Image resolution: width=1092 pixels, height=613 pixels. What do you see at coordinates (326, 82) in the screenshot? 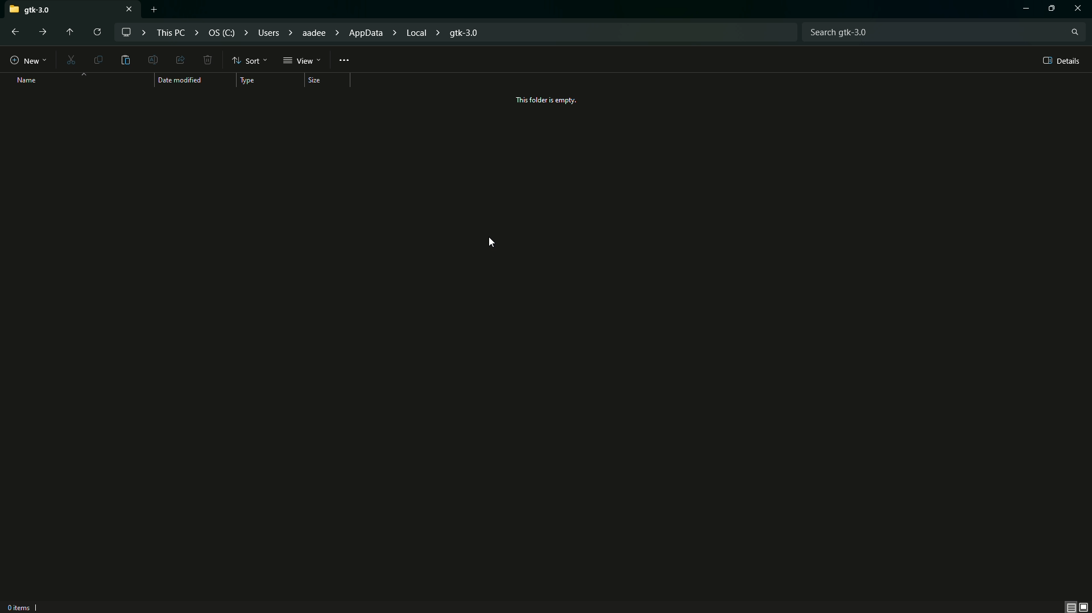
I see `Size` at bounding box center [326, 82].